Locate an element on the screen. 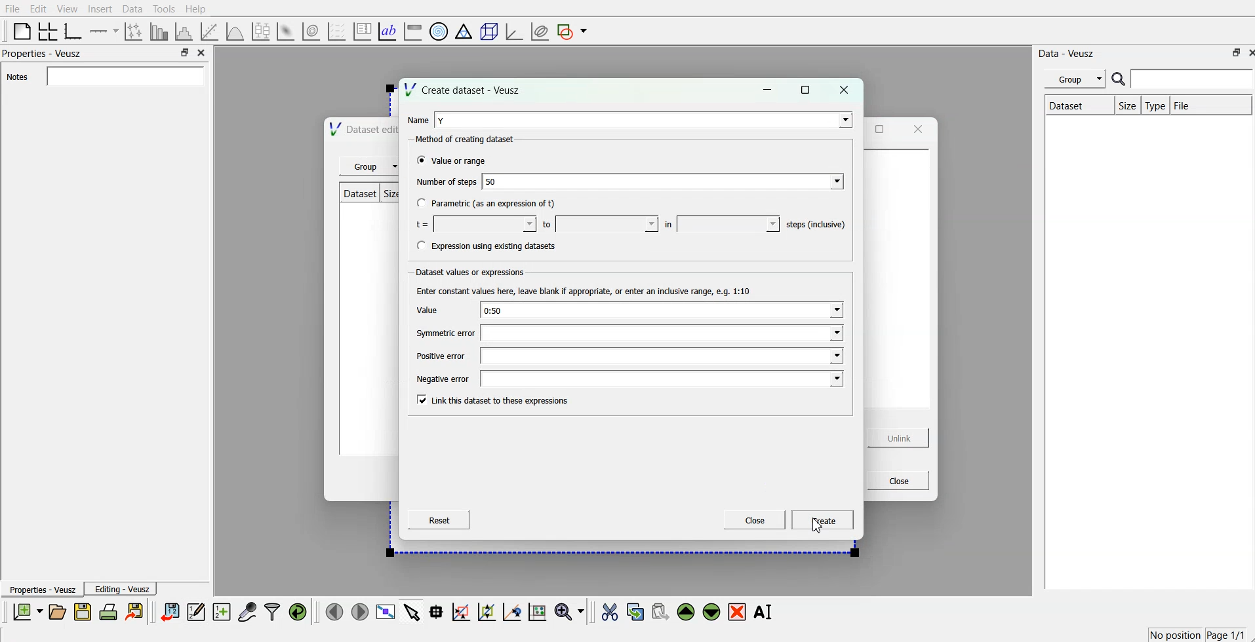 The width and height of the screenshot is (1255, 642). close is located at coordinates (202, 51).